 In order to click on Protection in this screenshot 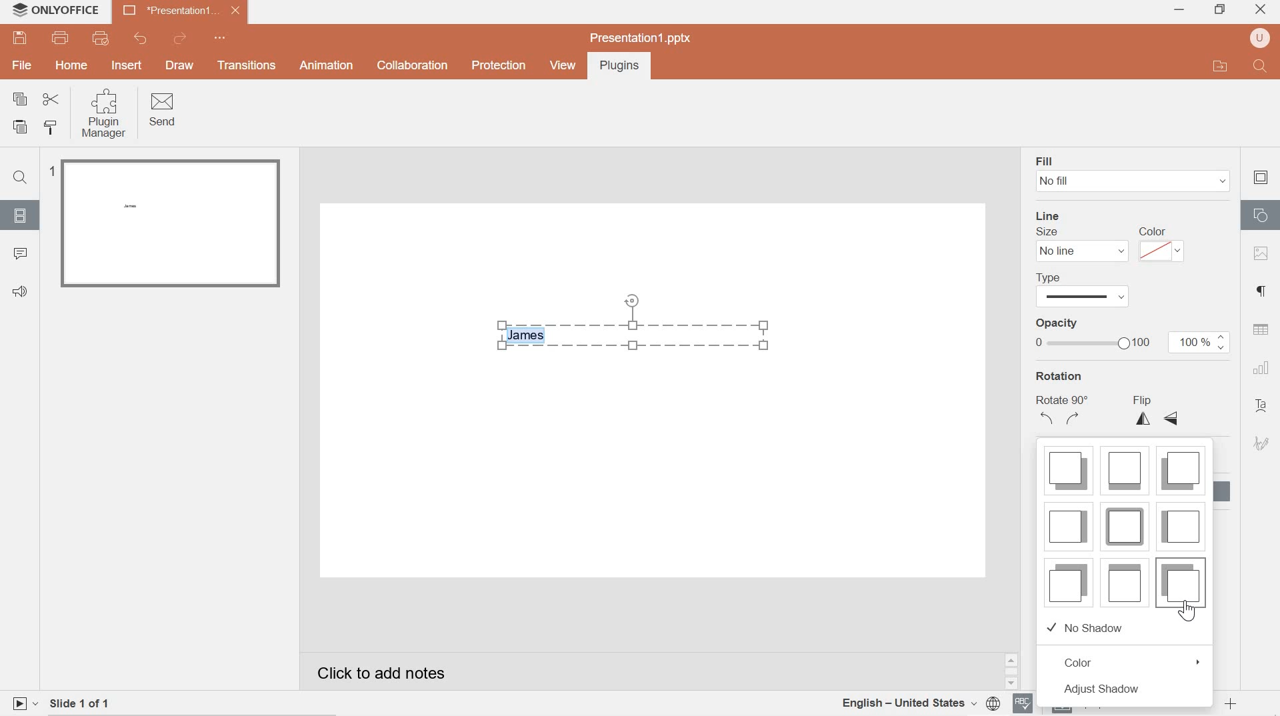, I will do `click(498, 66)`.